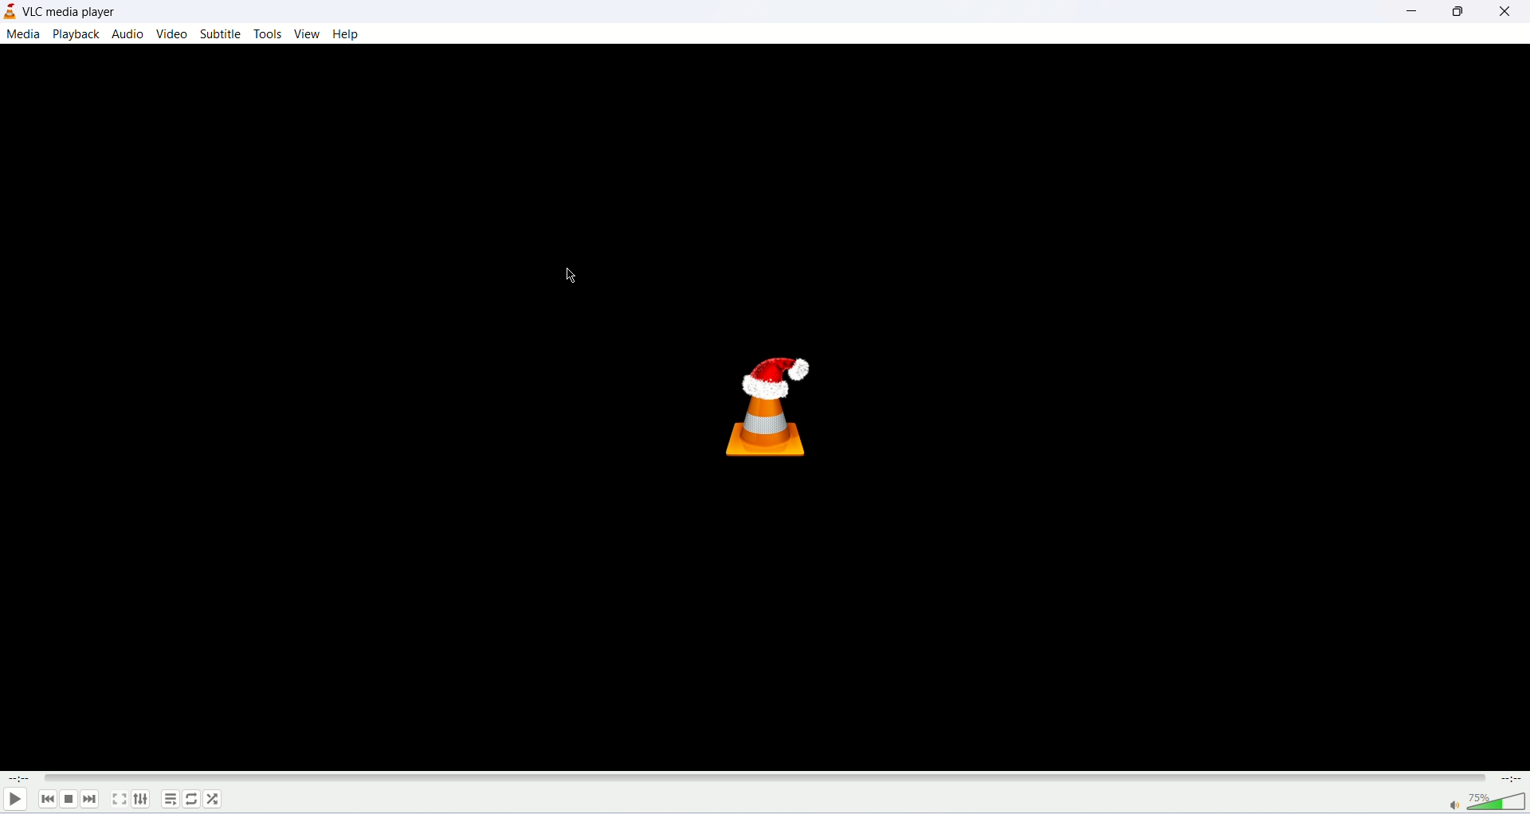 The width and height of the screenshot is (1530, 814). I want to click on video, so click(172, 33).